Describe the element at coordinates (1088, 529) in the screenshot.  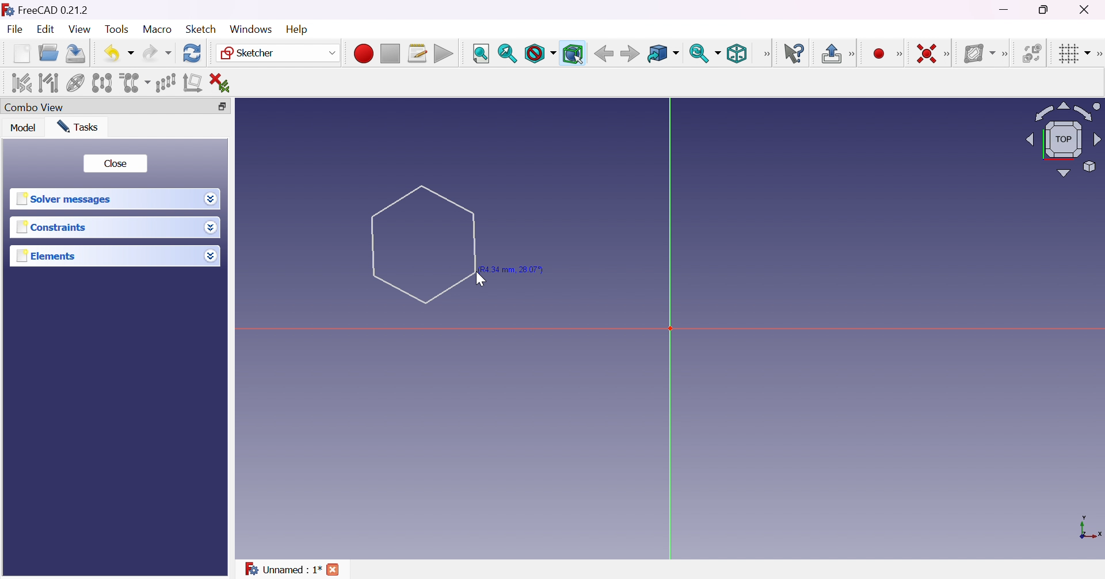
I see `x, y axis` at that location.